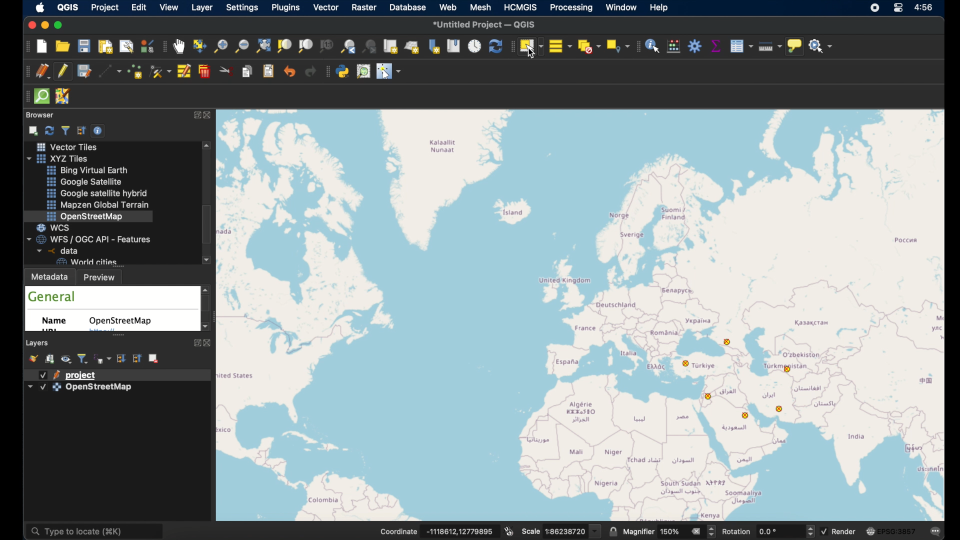 The image size is (960, 540). Describe the element at coordinates (364, 71) in the screenshot. I see `osm place search` at that location.